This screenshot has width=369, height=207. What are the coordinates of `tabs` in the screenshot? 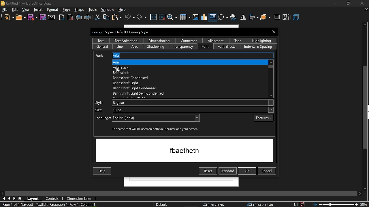 It's located at (238, 41).